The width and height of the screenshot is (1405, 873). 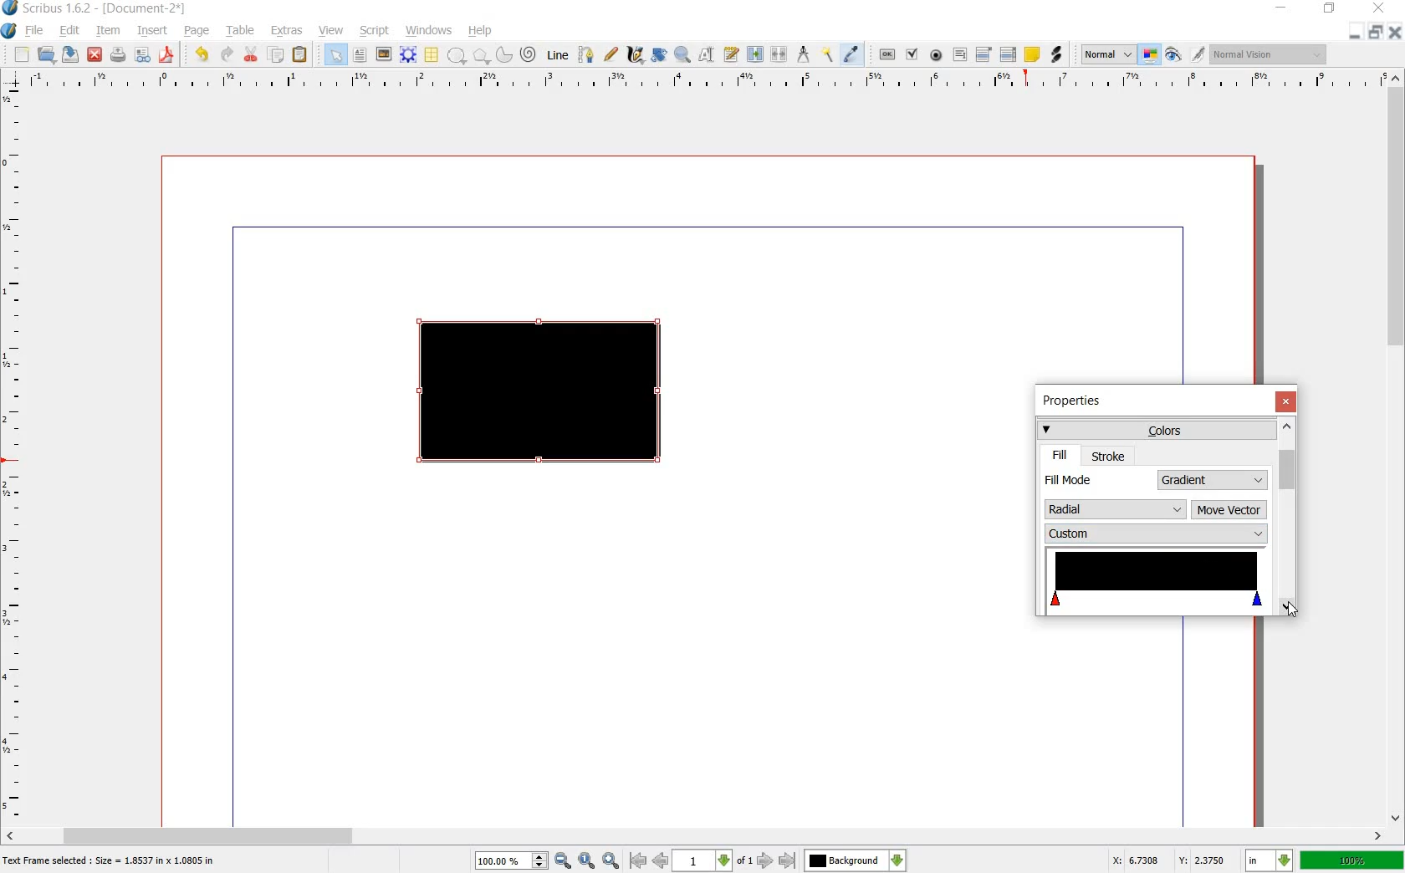 What do you see at coordinates (701, 861) in the screenshot?
I see `1` at bounding box center [701, 861].